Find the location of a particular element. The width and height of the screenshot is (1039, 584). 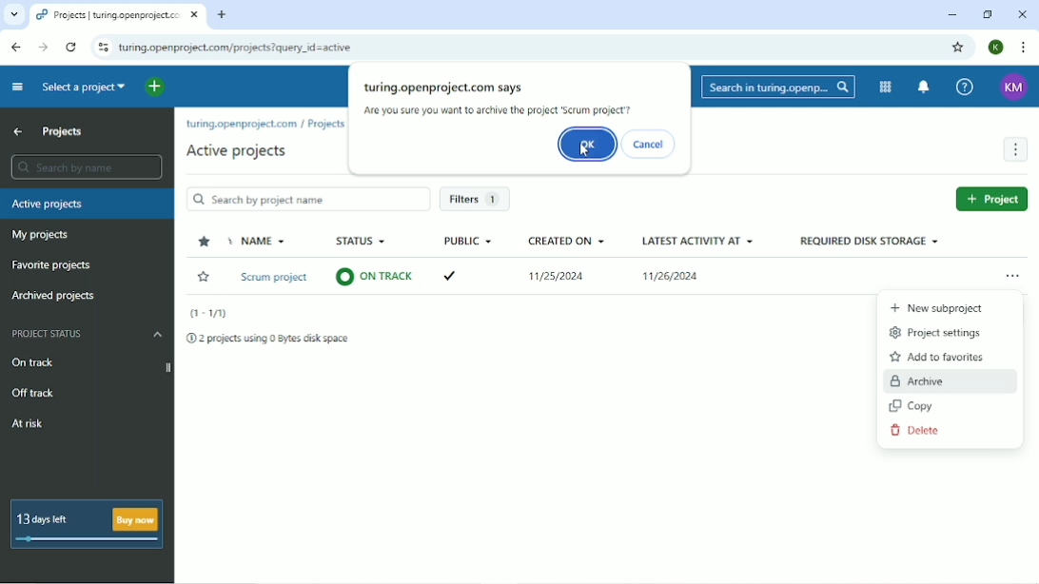

Add to favorites is located at coordinates (939, 357).